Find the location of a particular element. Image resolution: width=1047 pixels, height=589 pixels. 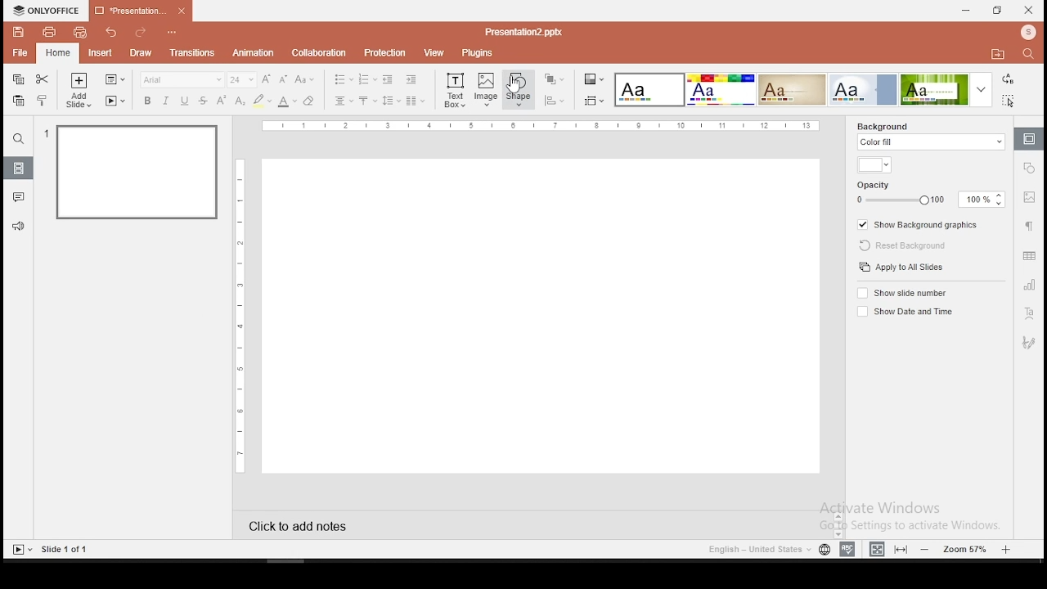

restore is located at coordinates (998, 11).